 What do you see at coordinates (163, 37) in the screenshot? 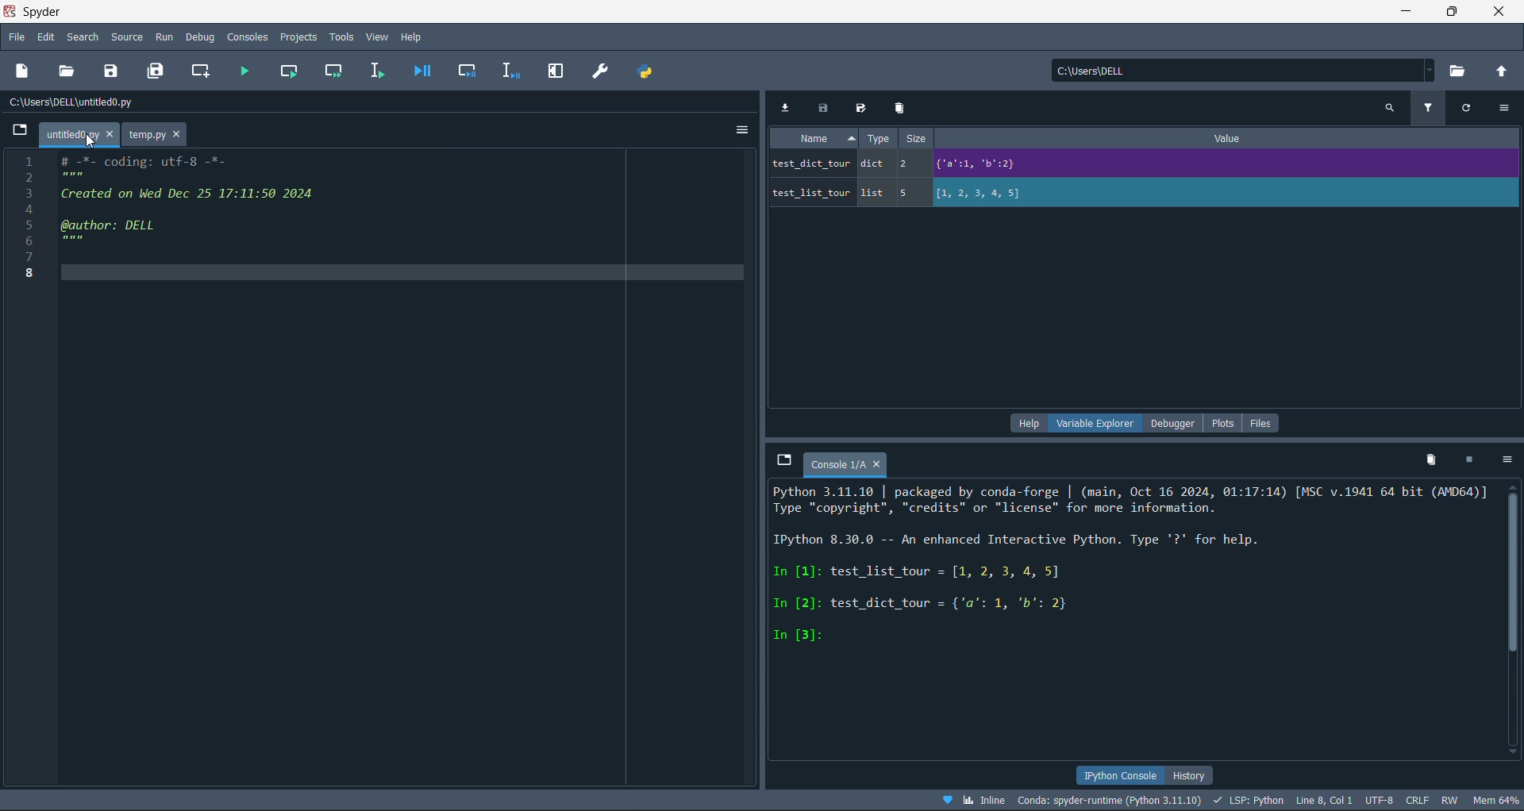
I see `run` at bounding box center [163, 37].